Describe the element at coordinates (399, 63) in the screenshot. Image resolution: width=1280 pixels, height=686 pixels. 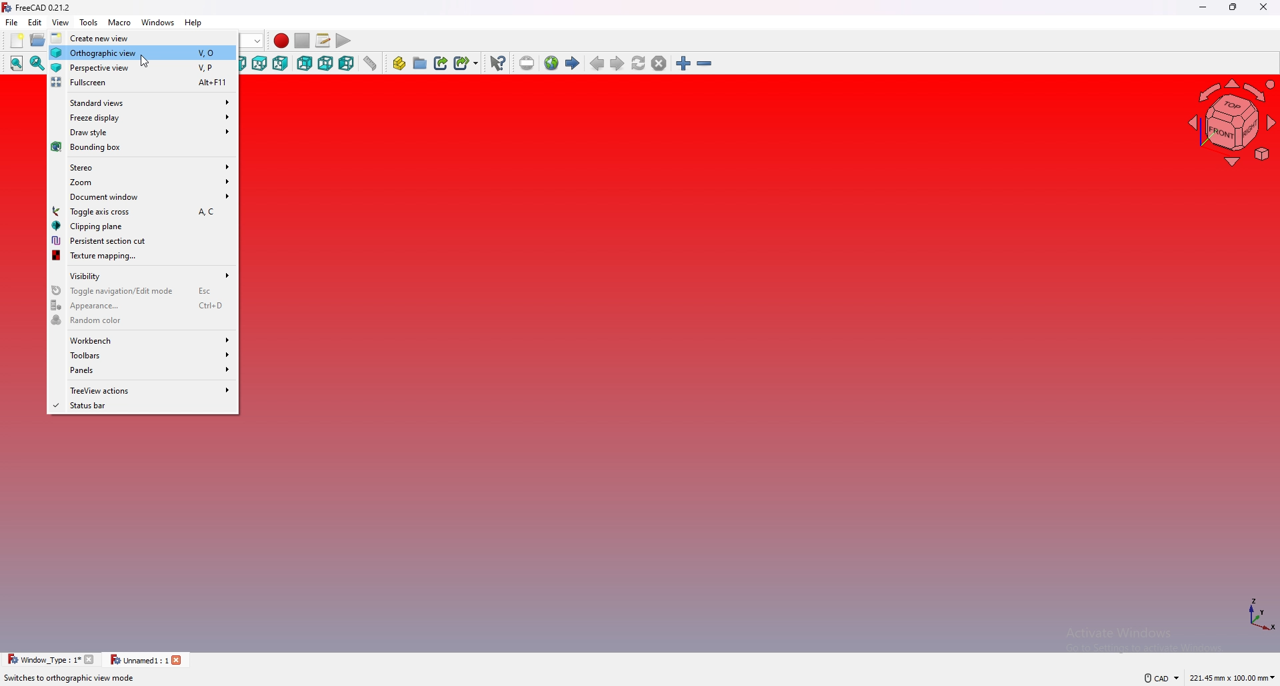
I see `create part` at that location.